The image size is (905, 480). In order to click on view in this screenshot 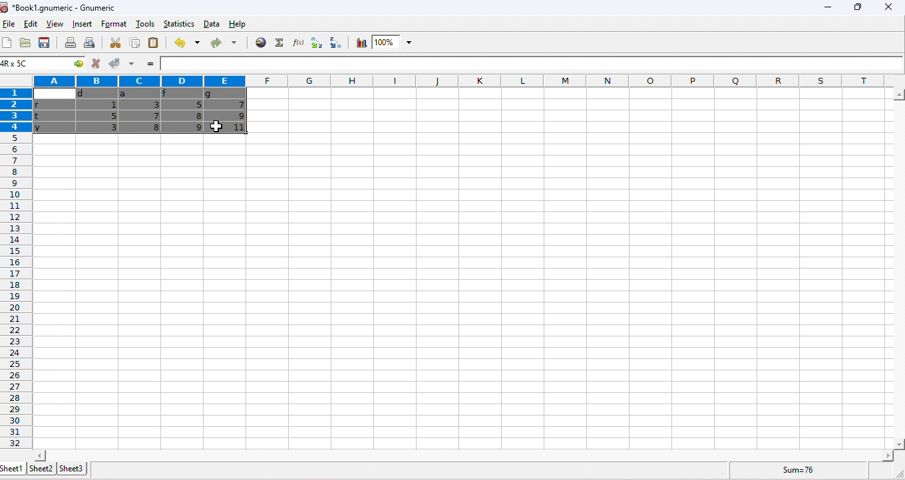, I will do `click(53, 25)`.